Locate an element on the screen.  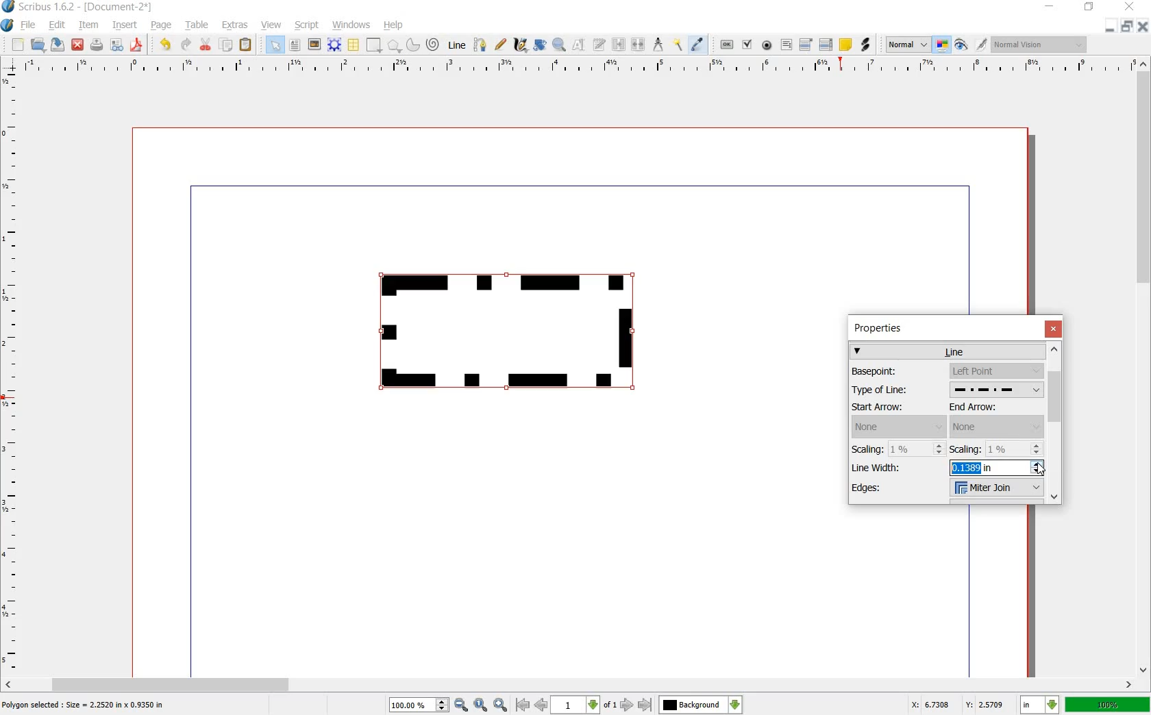
100% is located at coordinates (1107, 705).